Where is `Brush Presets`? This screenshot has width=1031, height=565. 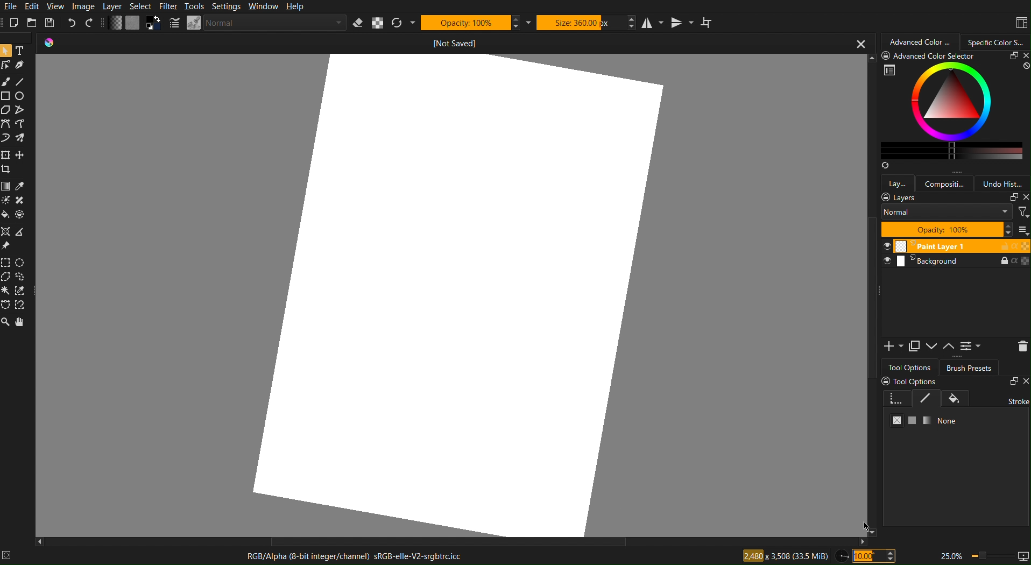
Brush Presets is located at coordinates (969, 367).